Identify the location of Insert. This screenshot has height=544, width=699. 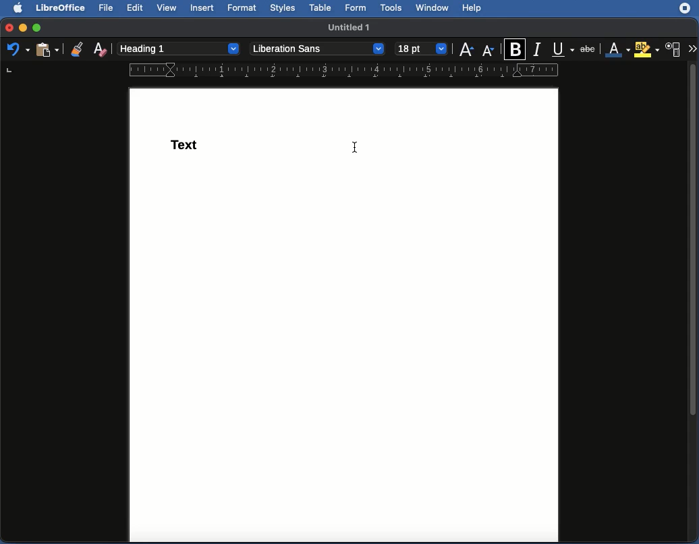
(203, 8).